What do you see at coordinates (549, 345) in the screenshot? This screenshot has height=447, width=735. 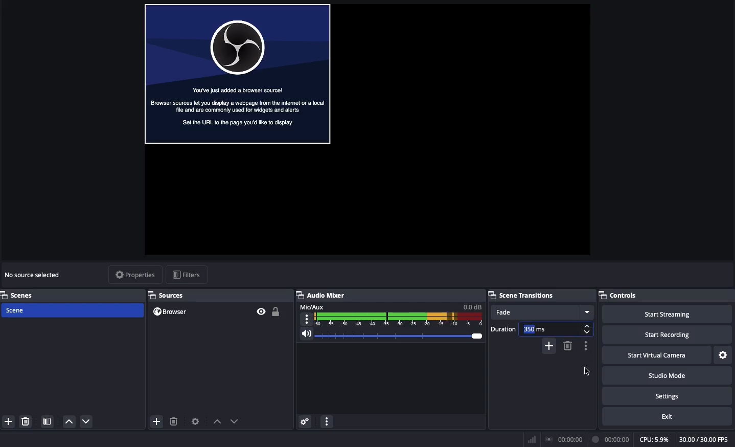 I see `add` at bounding box center [549, 345].